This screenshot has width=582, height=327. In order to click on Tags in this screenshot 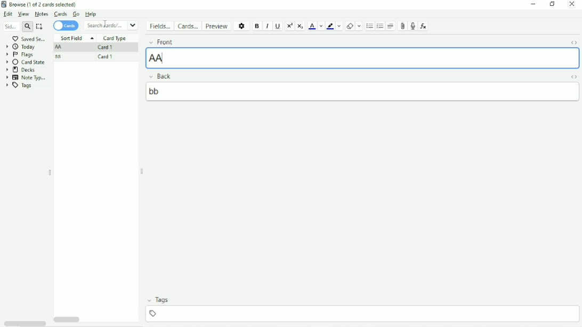, I will do `click(362, 300)`.